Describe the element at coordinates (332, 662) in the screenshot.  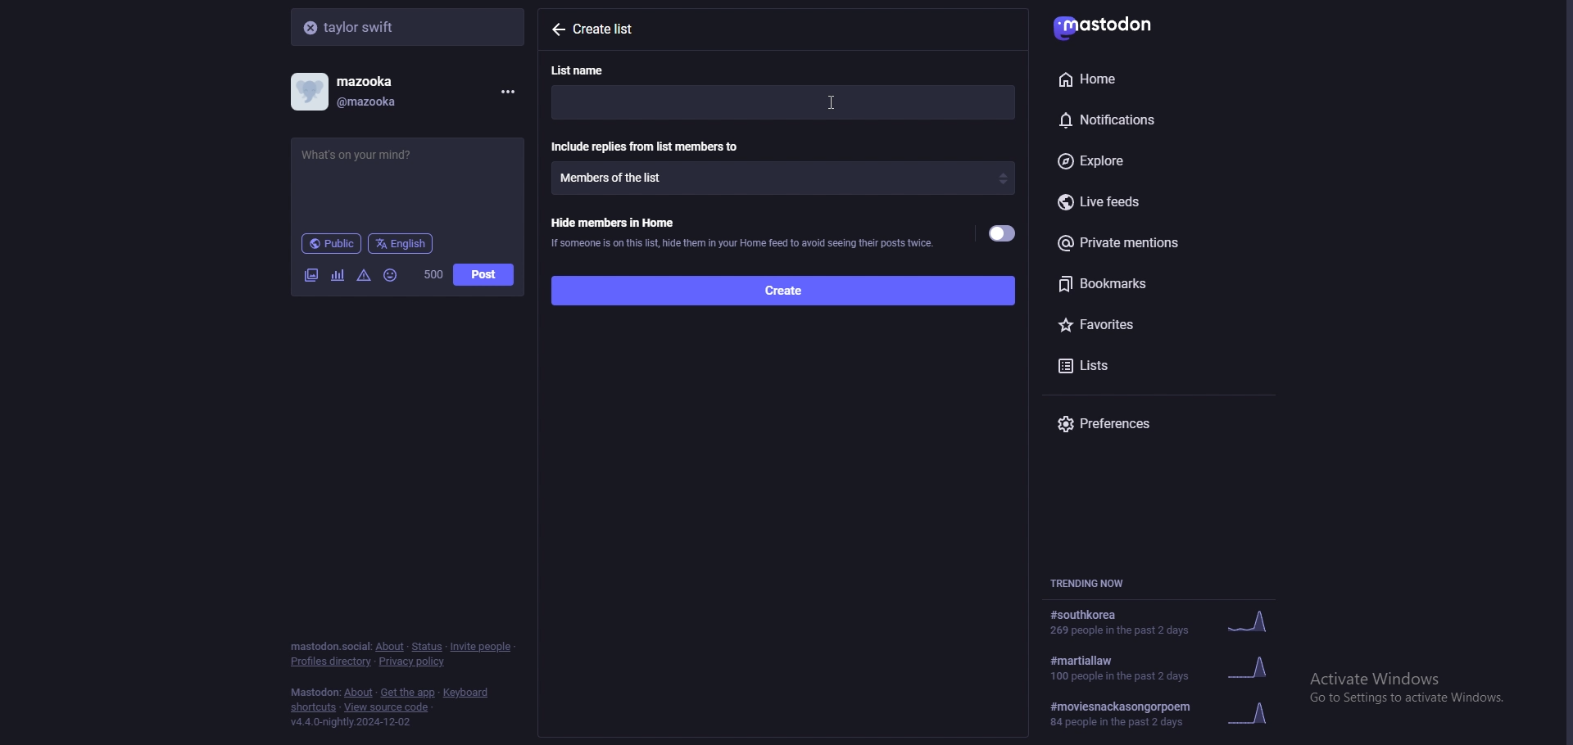
I see `profiles directory` at that location.